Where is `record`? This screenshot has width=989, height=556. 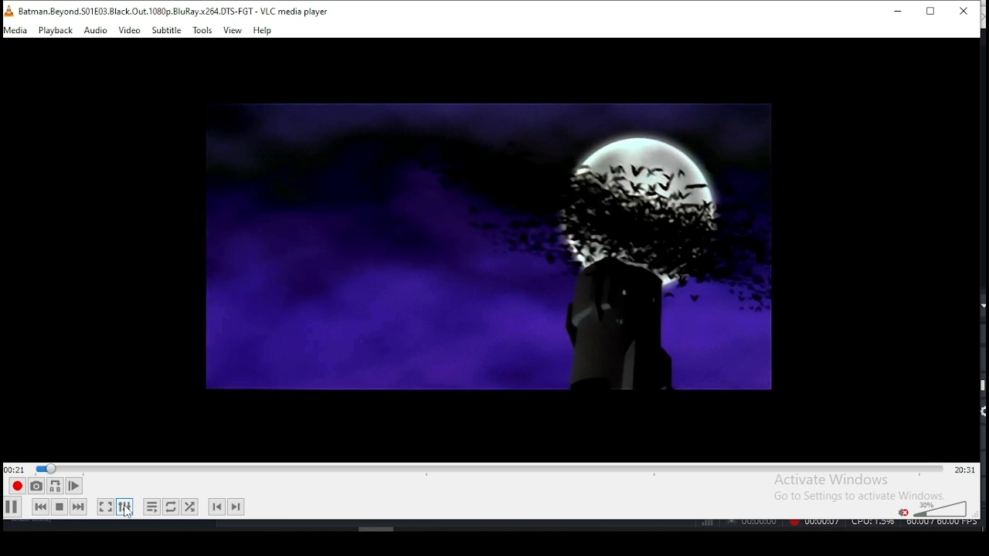 record is located at coordinates (16, 486).